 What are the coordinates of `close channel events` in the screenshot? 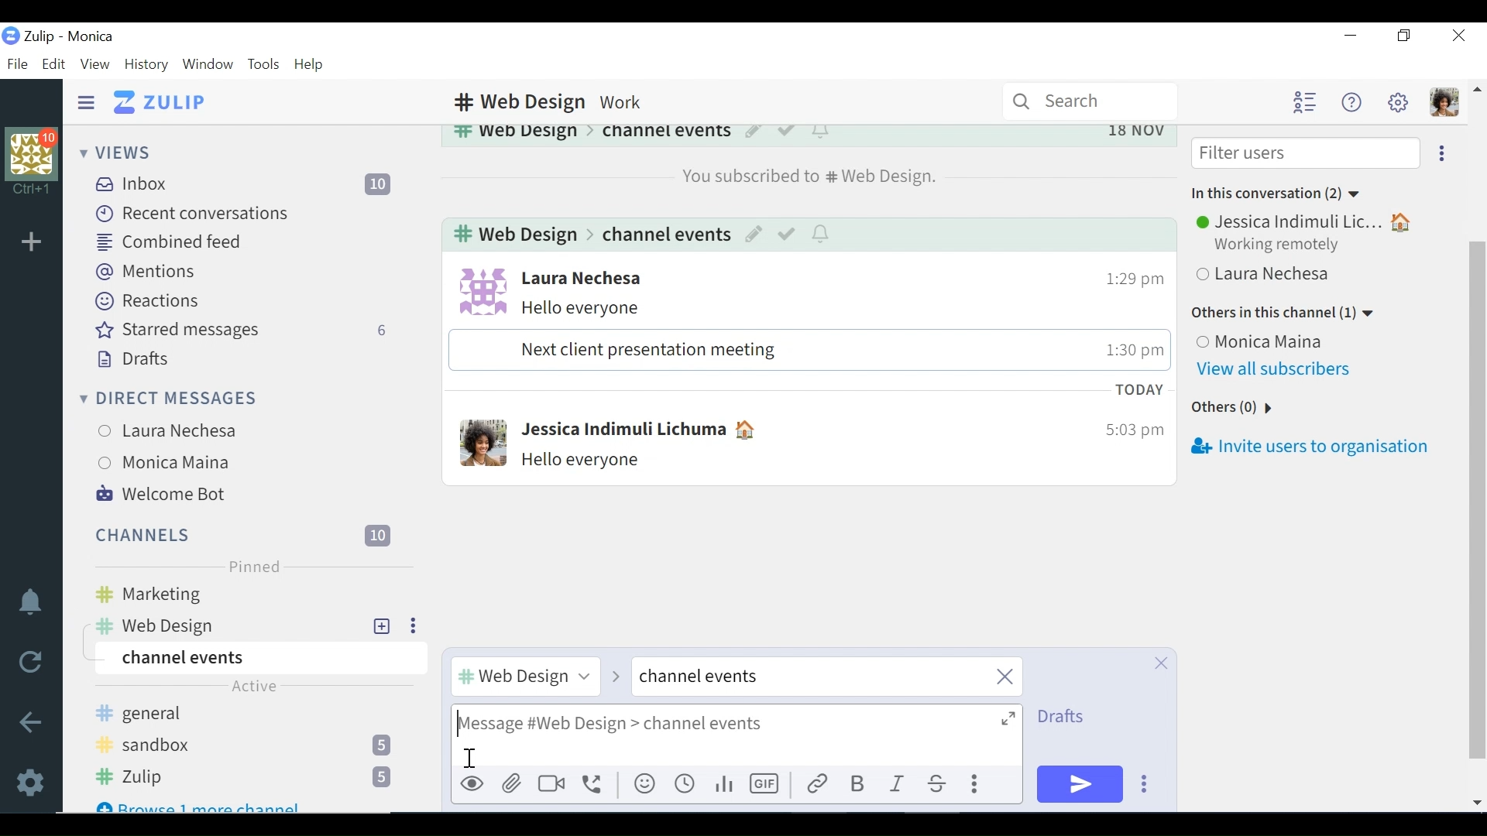 It's located at (826, 678).